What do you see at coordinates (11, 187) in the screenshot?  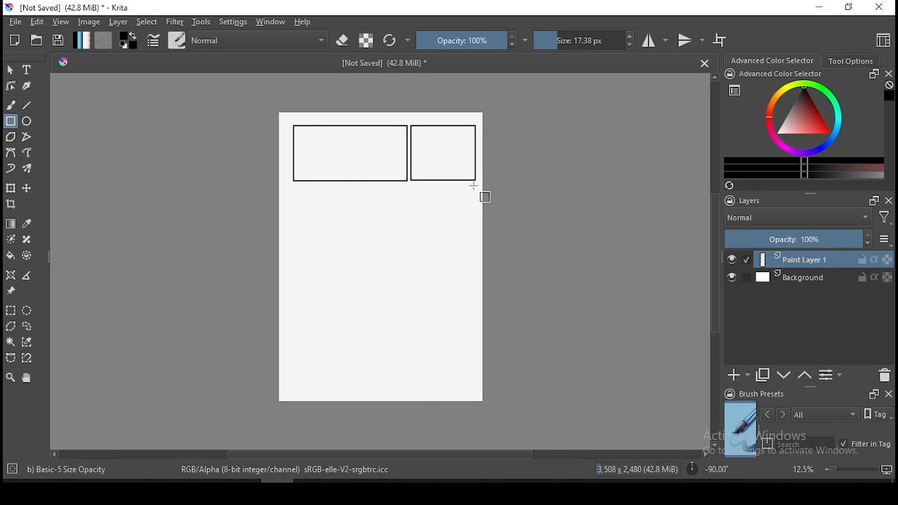 I see `transform a layer or a selection` at bounding box center [11, 187].